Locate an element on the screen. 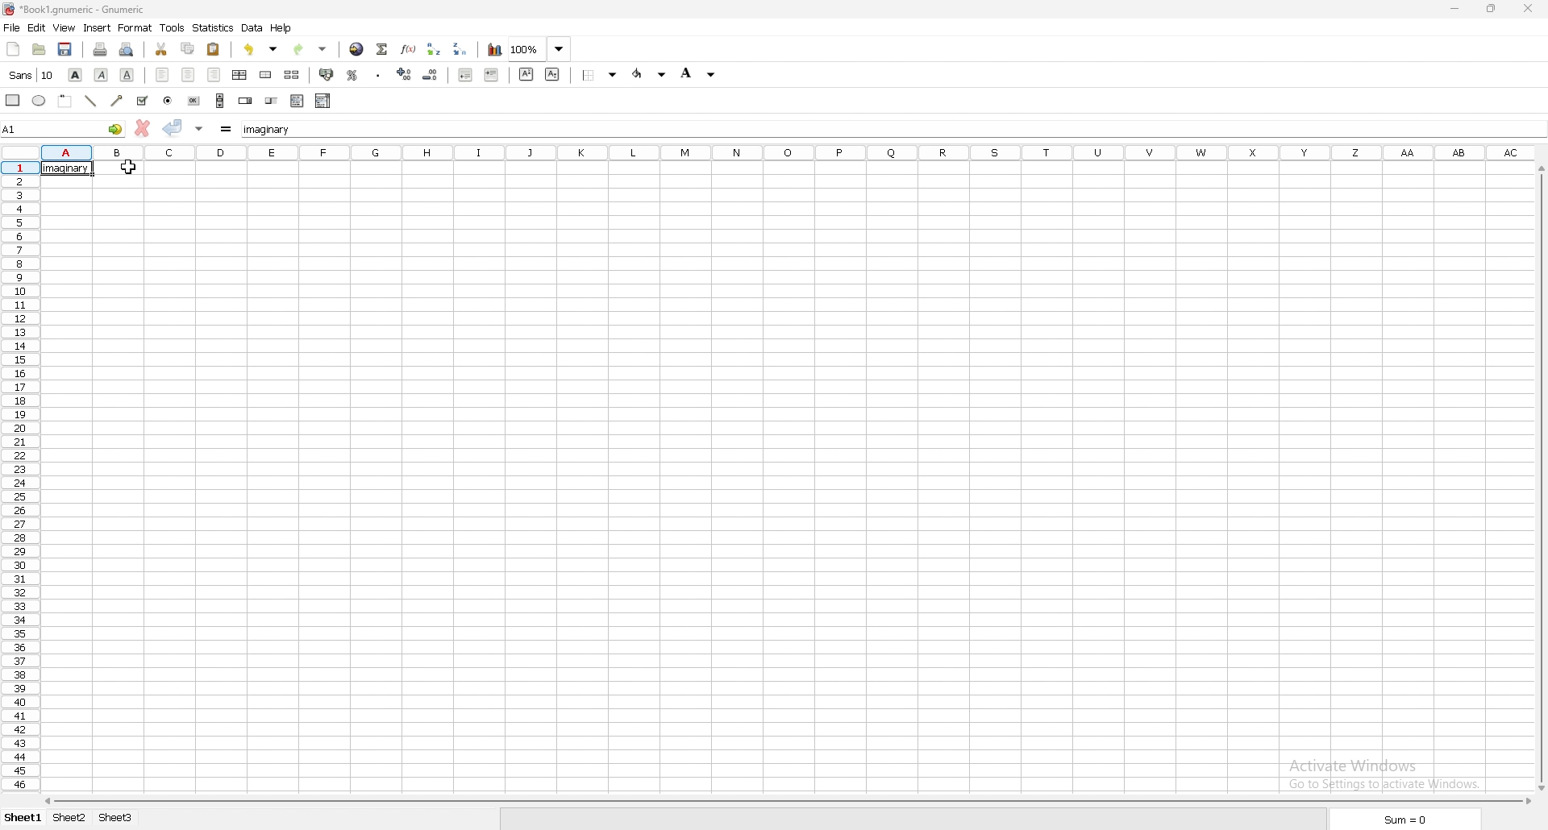  subscript is located at coordinates (553, 74).